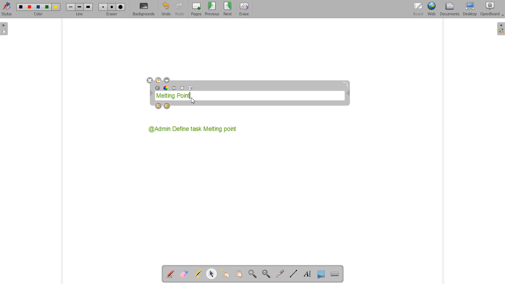  I want to click on Virtual laser Pointer, so click(280, 273).